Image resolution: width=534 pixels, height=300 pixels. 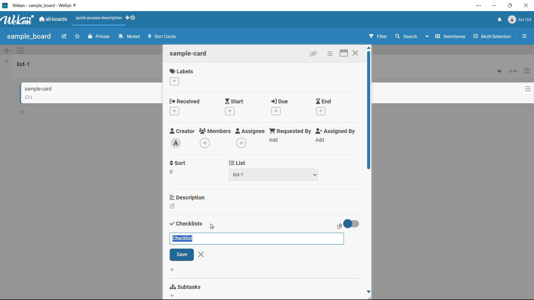 I want to click on close card, so click(x=356, y=53).